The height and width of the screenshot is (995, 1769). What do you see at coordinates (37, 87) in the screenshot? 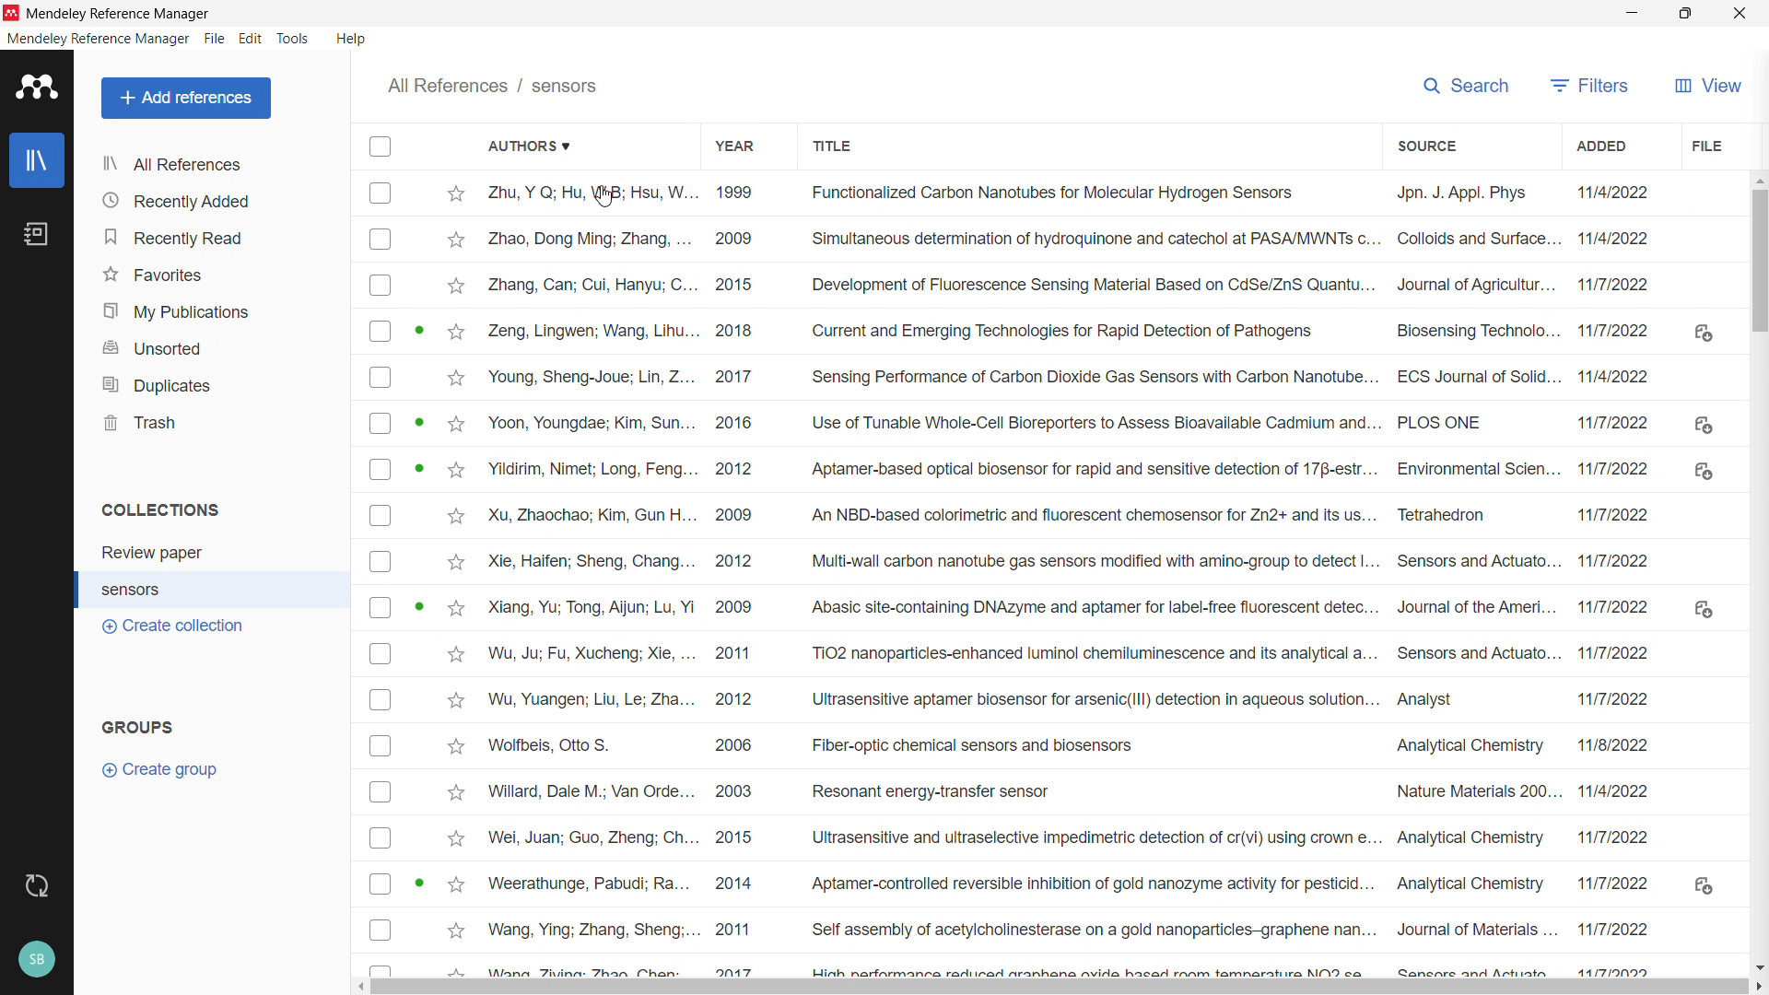
I see `Logo ` at bounding box center [37, 87].